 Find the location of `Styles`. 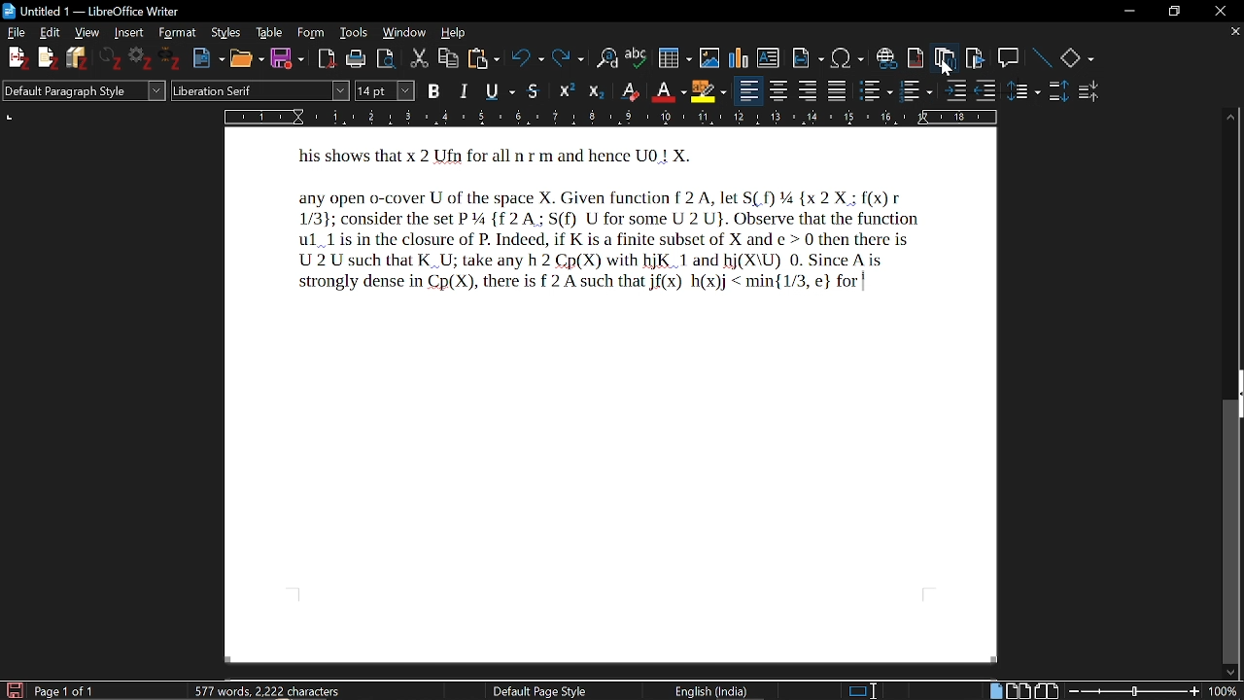

Styles is located at coordinates (226, 32).